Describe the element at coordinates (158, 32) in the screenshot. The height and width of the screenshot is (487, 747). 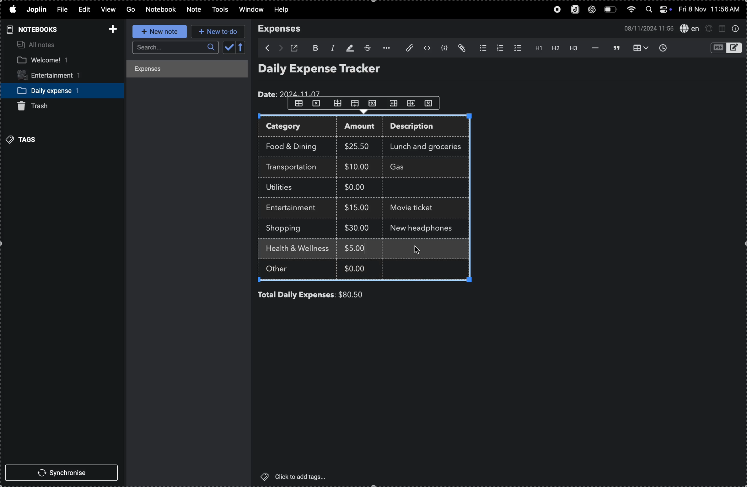
I see `new note` at that location.